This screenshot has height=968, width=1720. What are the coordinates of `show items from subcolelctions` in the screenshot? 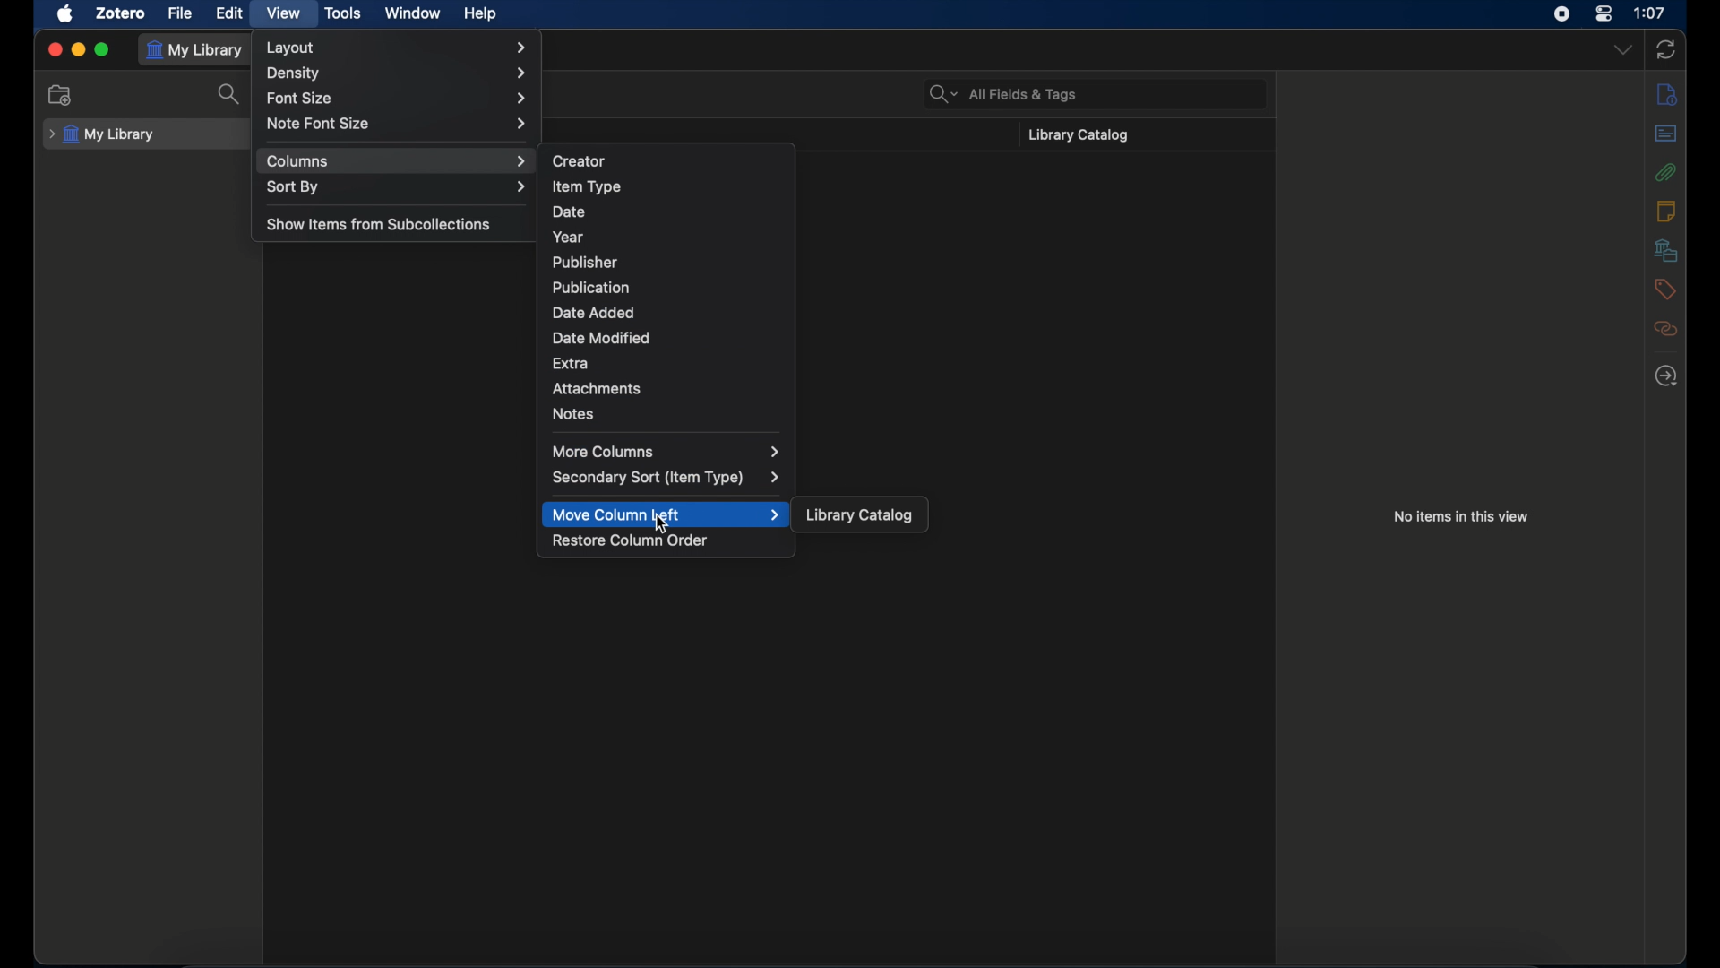 It's located at (380, 224).